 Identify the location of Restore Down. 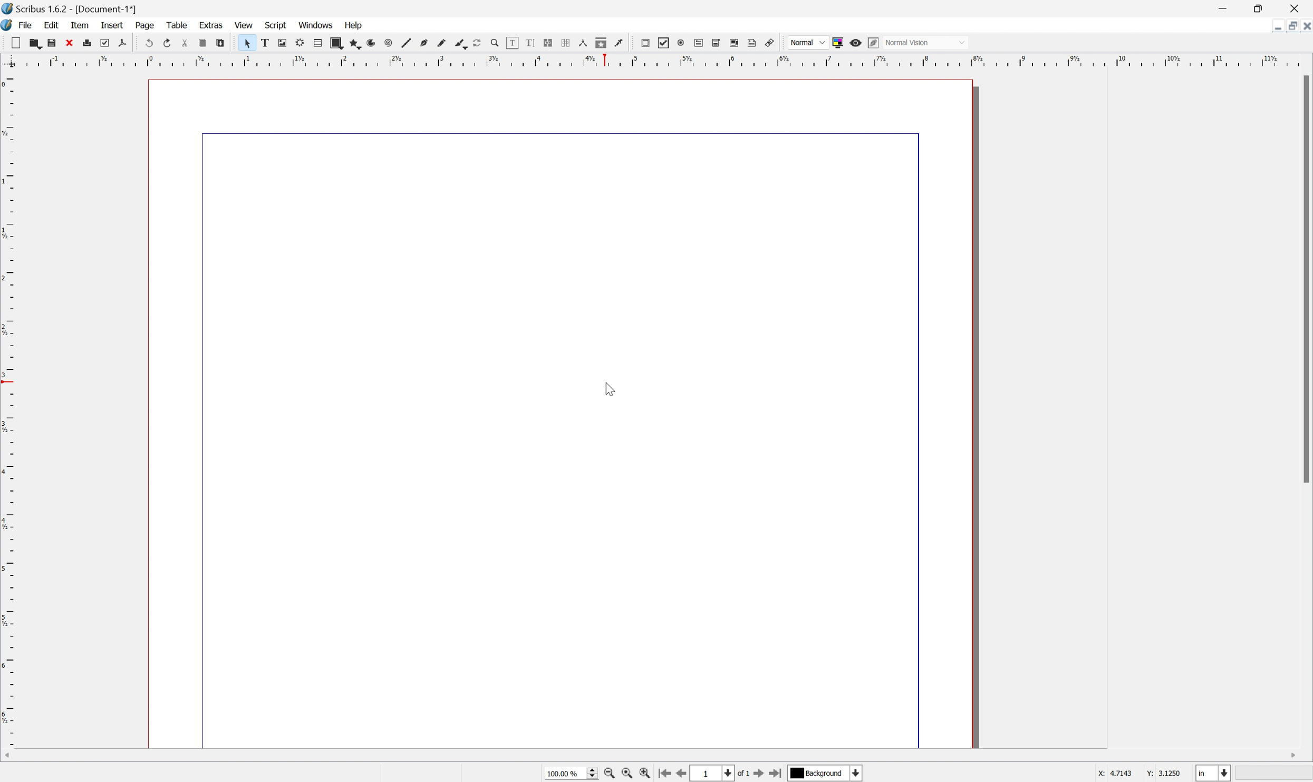
(1291, 27).